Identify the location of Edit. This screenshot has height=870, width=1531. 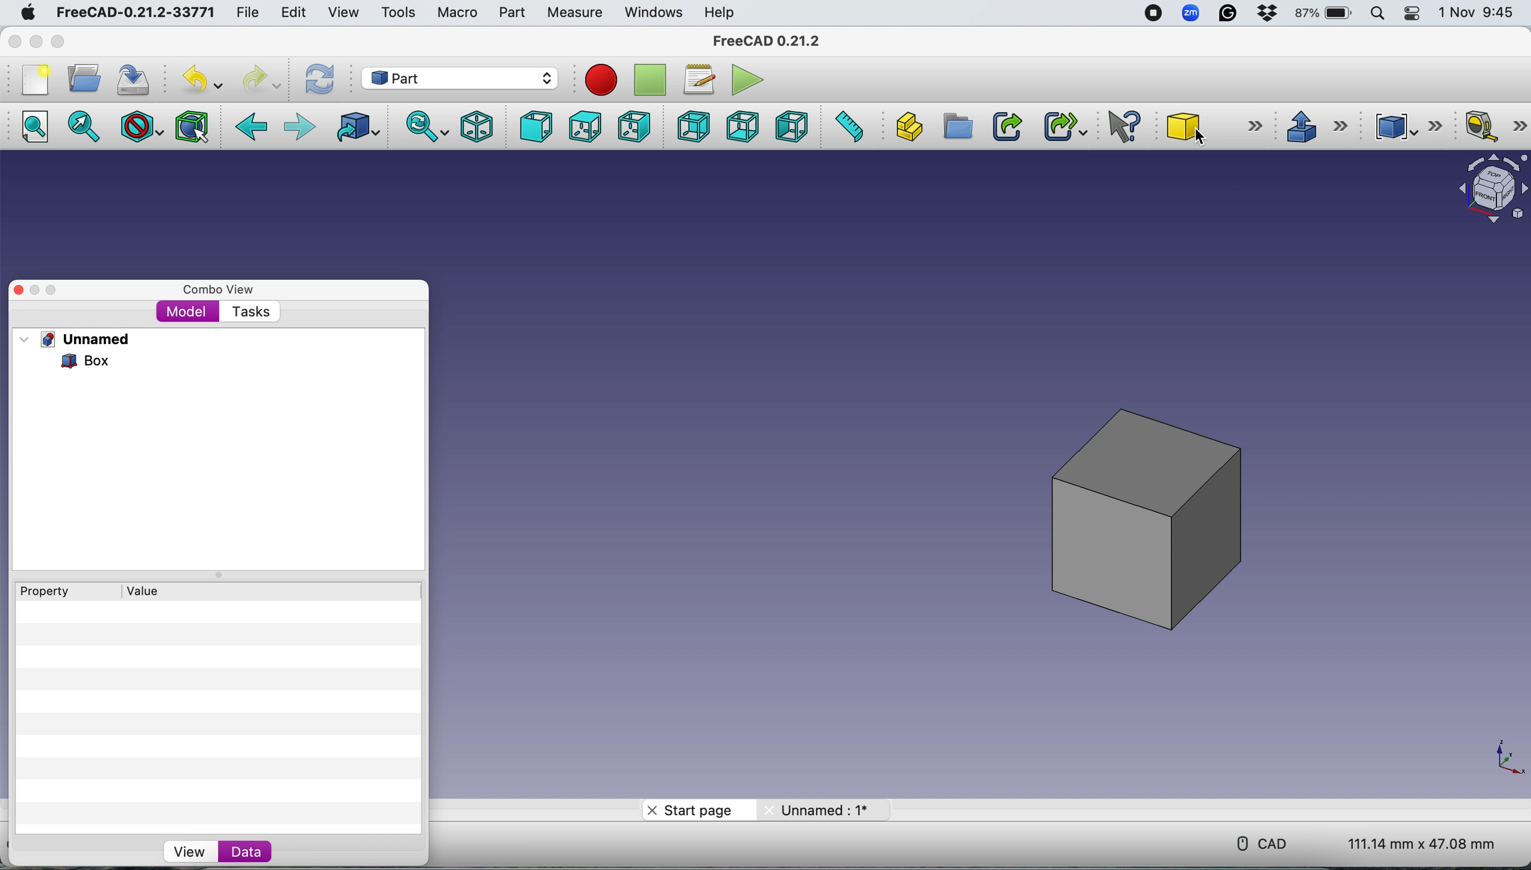
(291, 13).